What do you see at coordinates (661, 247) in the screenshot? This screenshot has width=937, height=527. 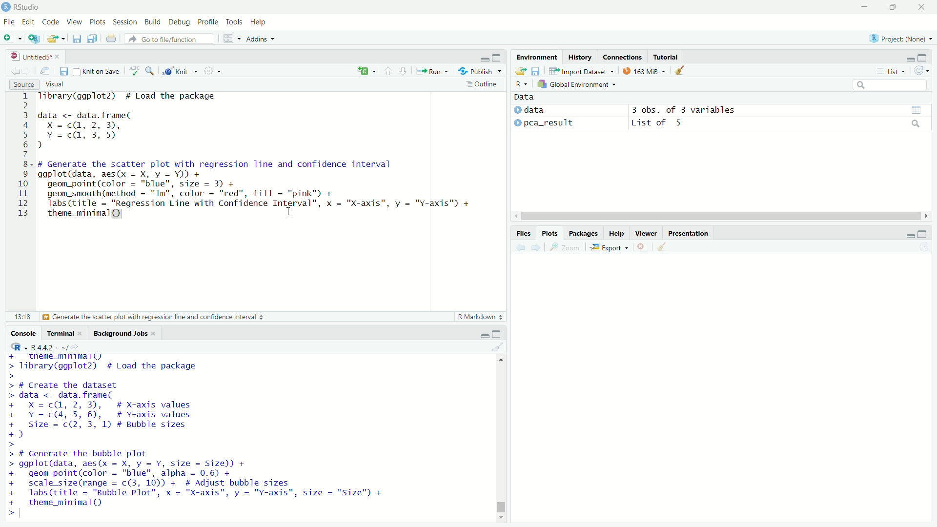 I see `Clear all plots` at bounding box center [661, 247].